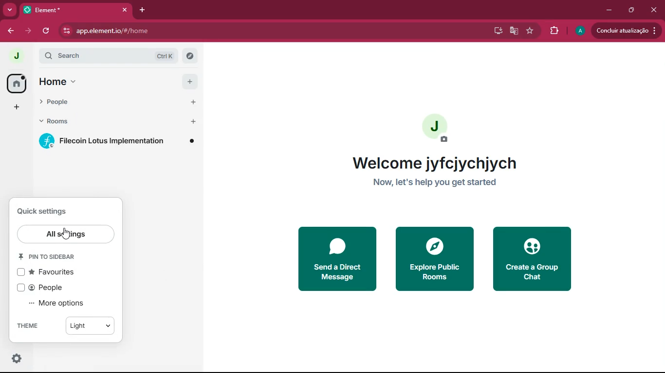  What do you see at coordinates (436, 259) in the screenshot?
I see `explore public rooms` at bounding box center [436, 259].